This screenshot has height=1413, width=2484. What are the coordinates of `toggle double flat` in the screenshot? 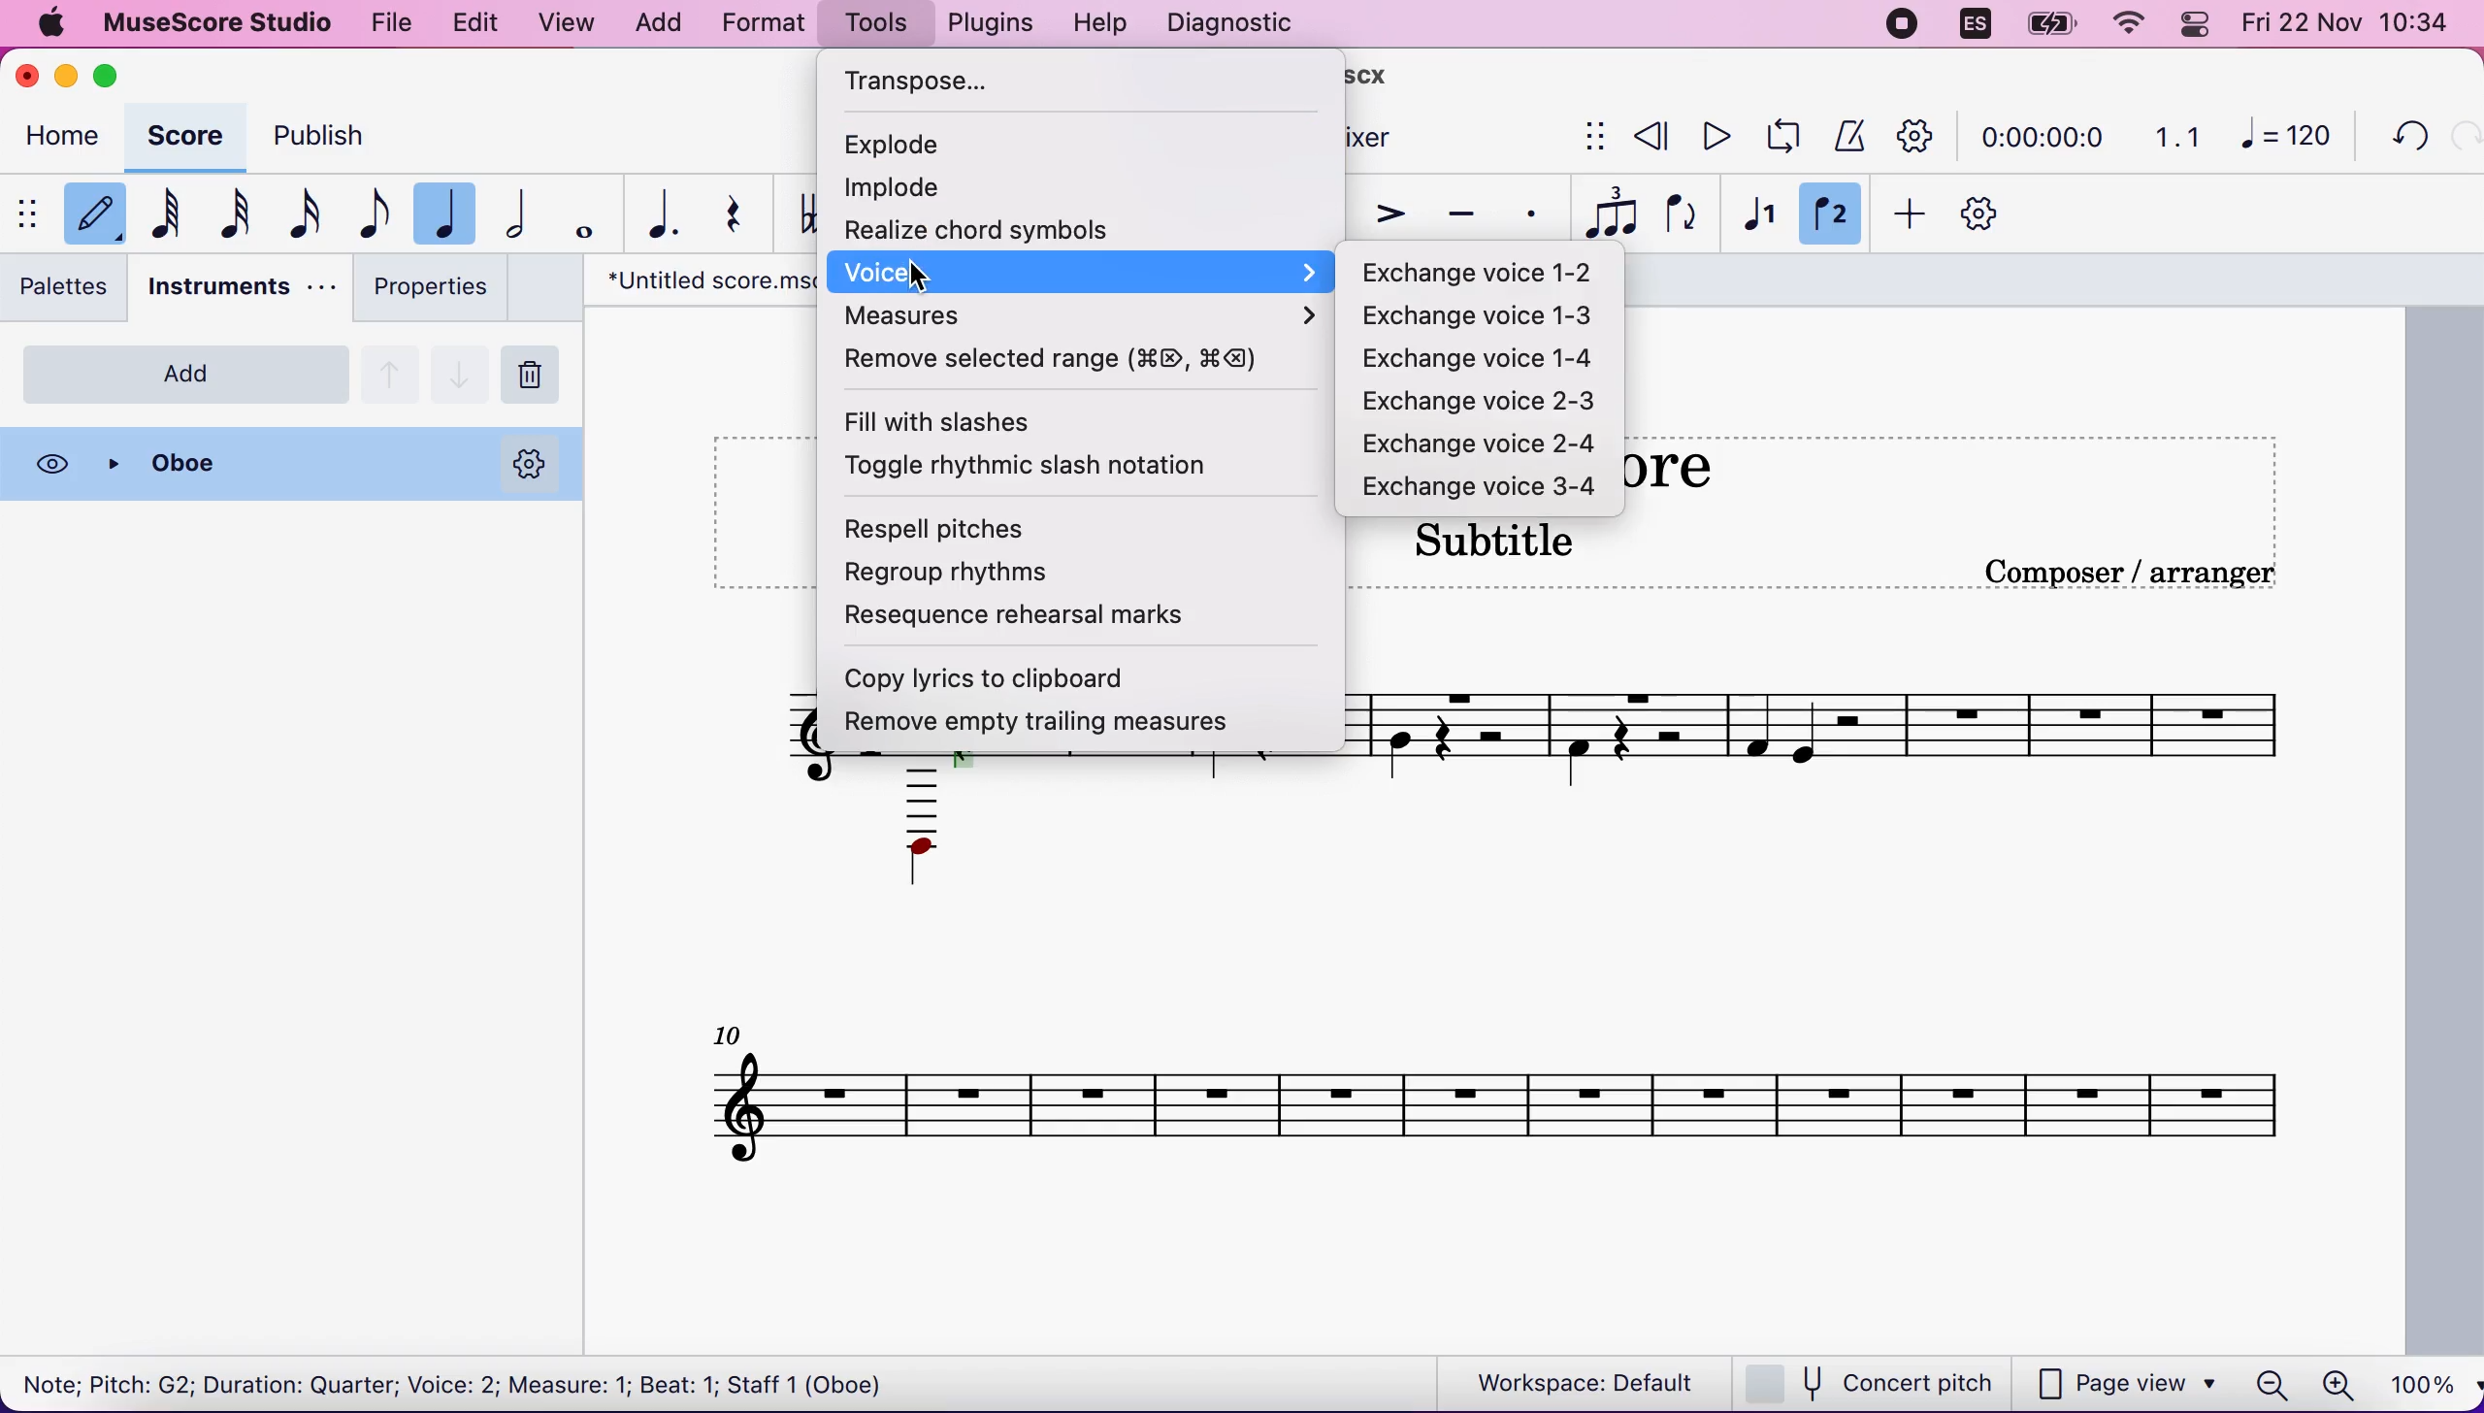 It's located at (798, 214).